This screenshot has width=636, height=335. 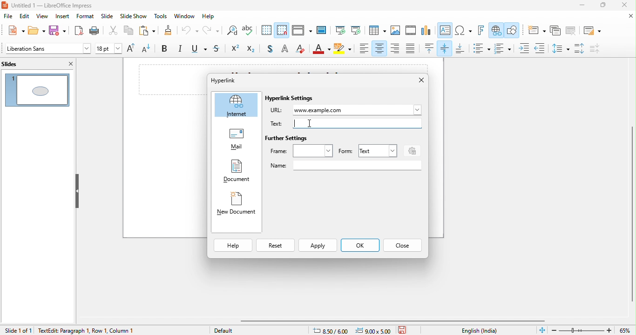 I want to click on save, so click(x=57, y=31).